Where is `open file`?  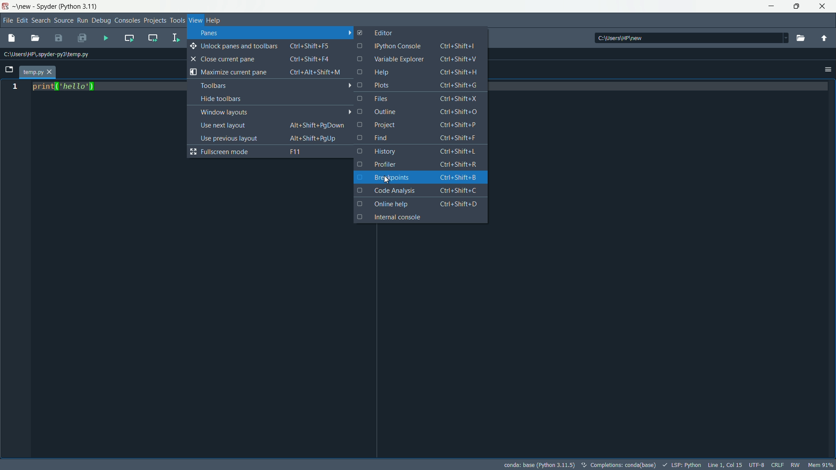 open file is located at coordinates (36, 38).